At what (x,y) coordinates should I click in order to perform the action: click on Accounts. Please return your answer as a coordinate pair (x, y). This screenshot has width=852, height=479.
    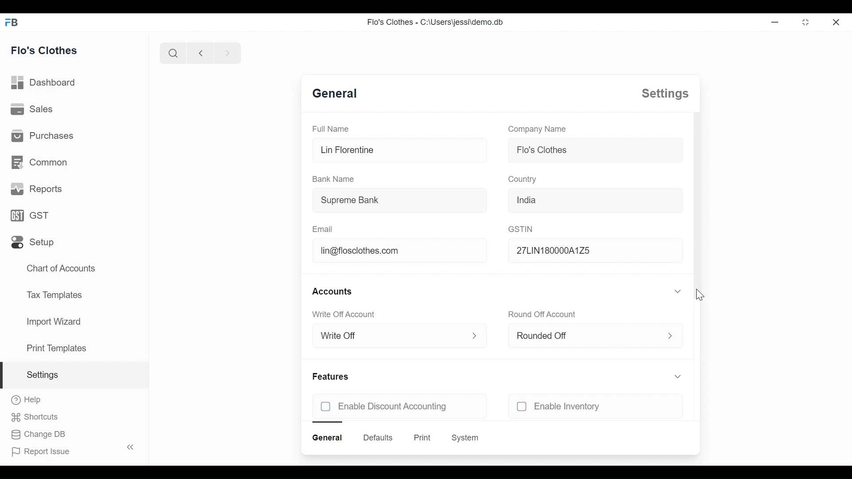
    Looking at the image, I should click on (333, 291).